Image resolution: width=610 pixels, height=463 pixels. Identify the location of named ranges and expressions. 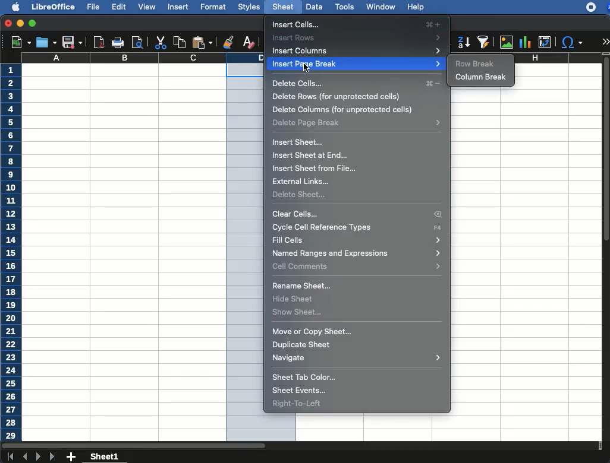
(357, 253).